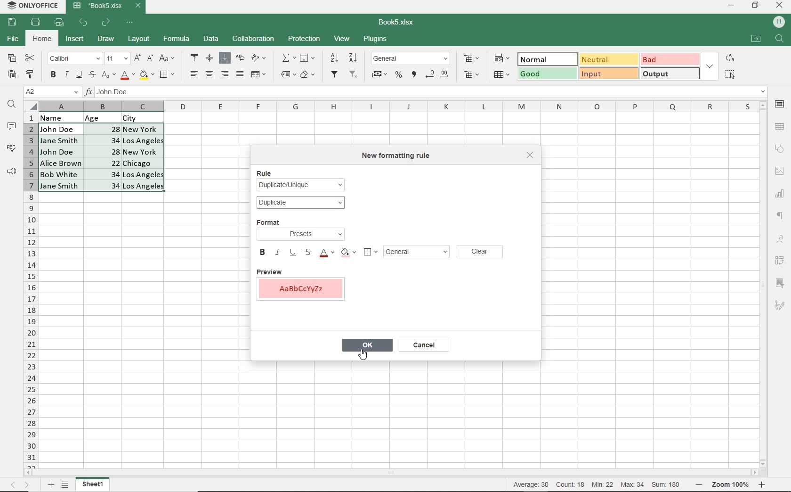  Describe the element at coordinates (546, 74) in the screenshot. I see `GOOD` at that location.